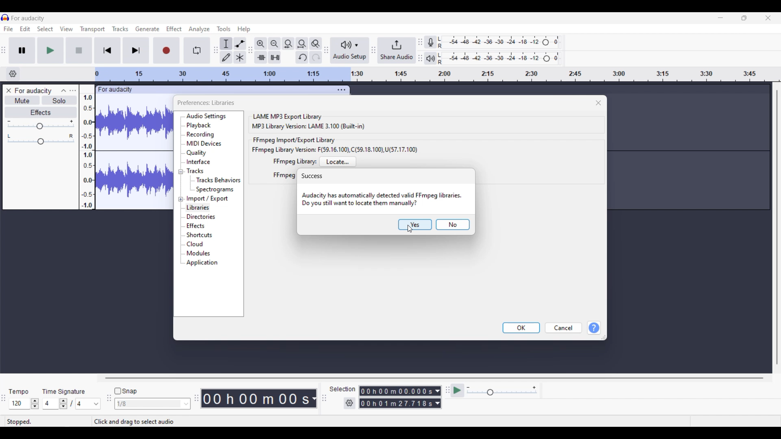 The height and width of the screenshot is (439, 781). What do you see at coordinates (604, 337) in the screenshot?
I see `Change dimension of box` at bounding box center [604, 337].